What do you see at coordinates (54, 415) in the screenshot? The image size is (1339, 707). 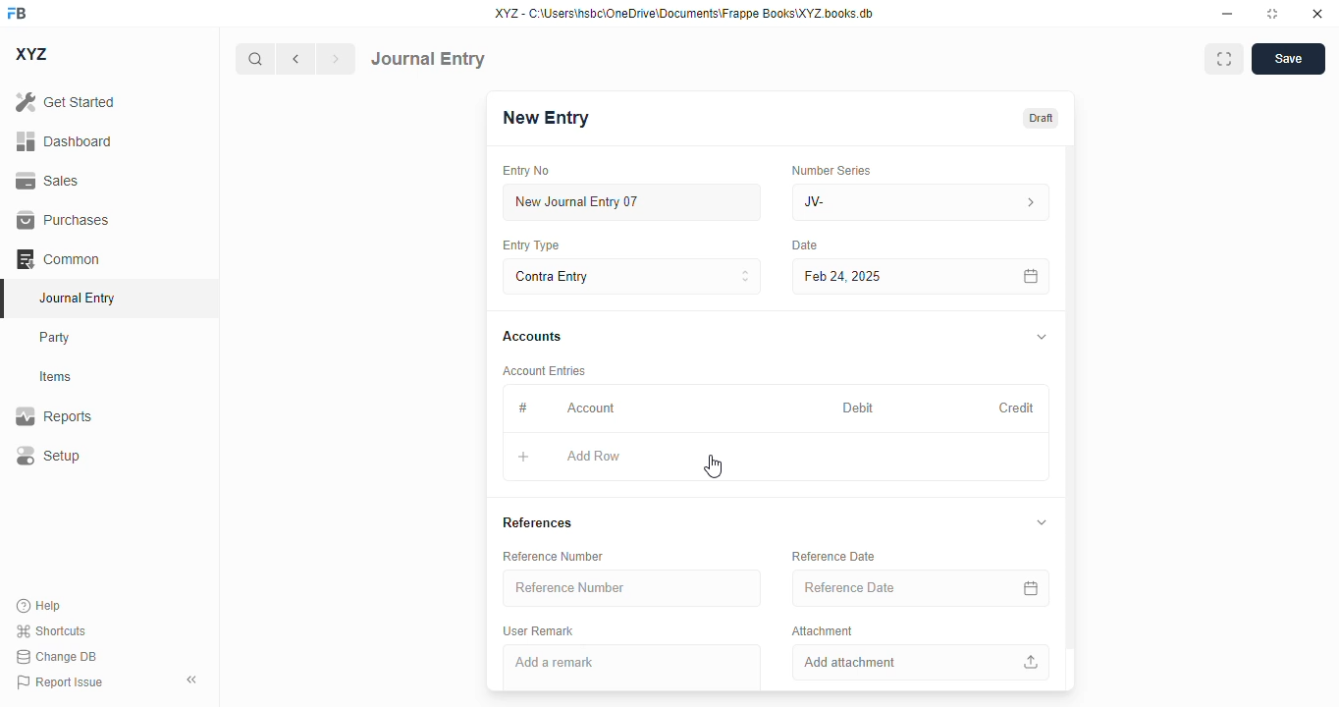 I see `reports` at bounding box center [54, 415].